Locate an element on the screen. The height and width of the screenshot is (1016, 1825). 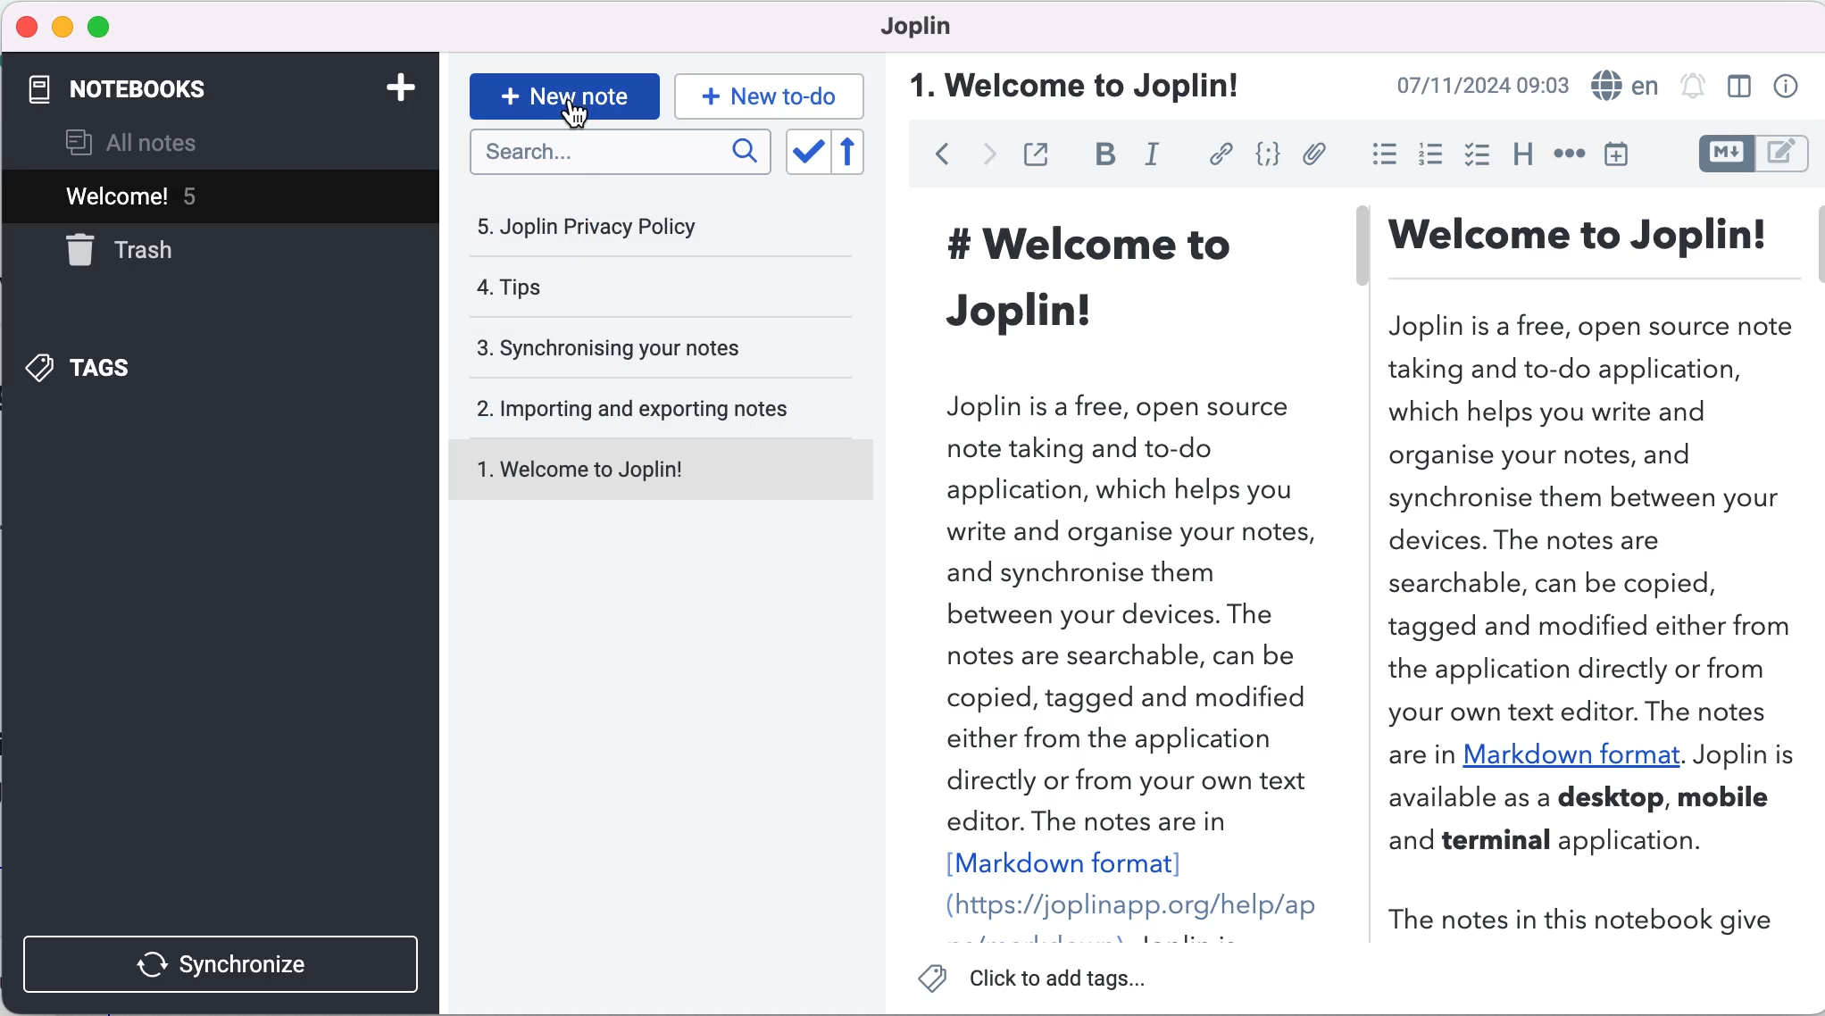
numbered list is located at coordinates (1430, 155).